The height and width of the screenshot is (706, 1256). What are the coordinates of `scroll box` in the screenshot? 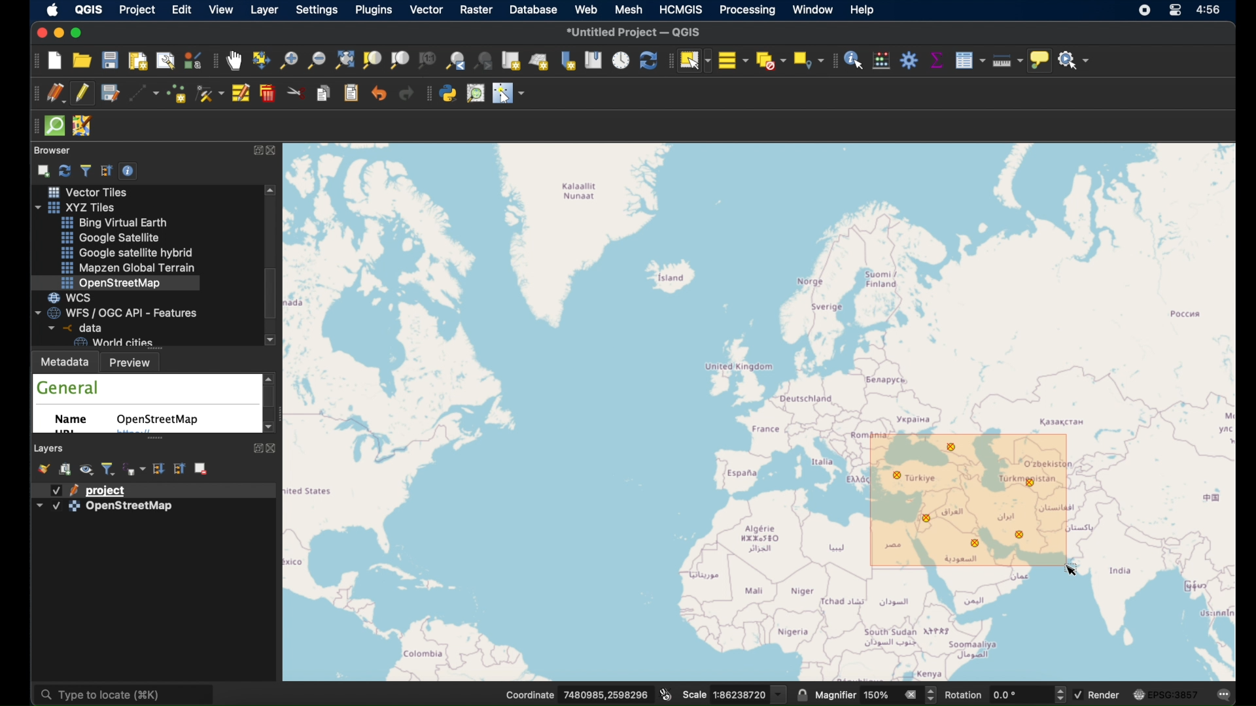 It's located at (273, 294).